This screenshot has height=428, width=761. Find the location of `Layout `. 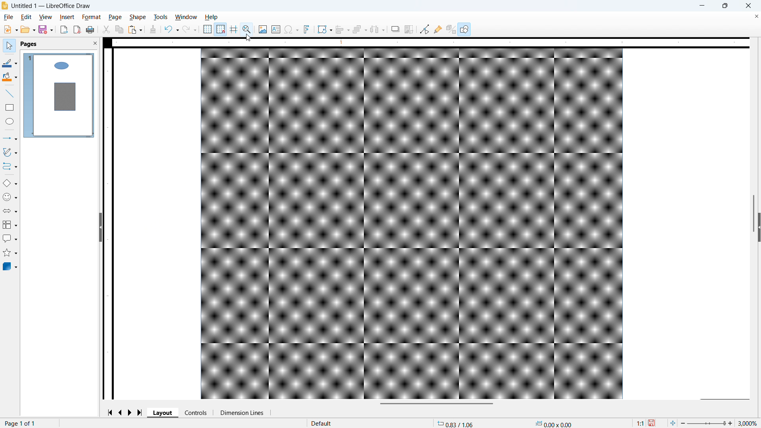

Layout  is located at coordinates (163, 413).